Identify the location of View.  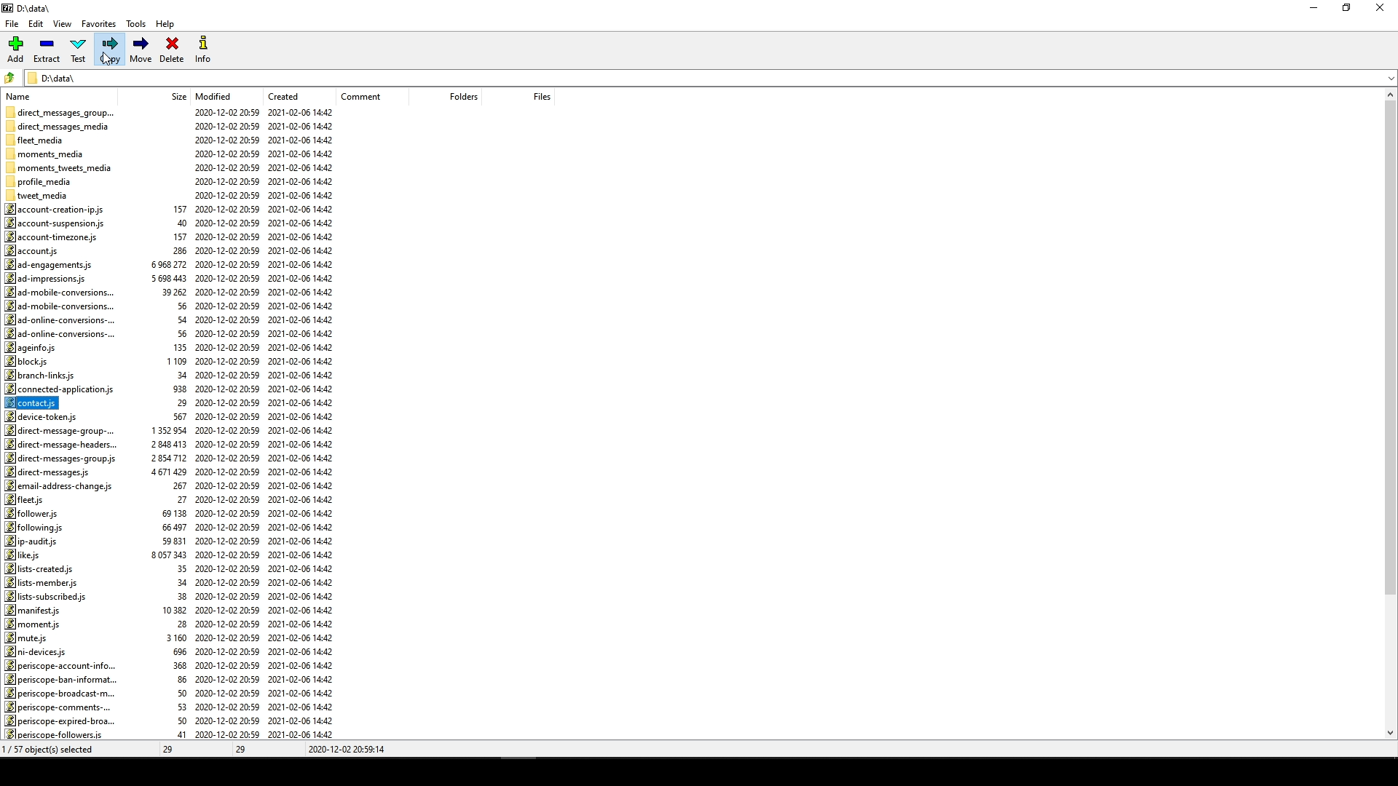
(65, 25).